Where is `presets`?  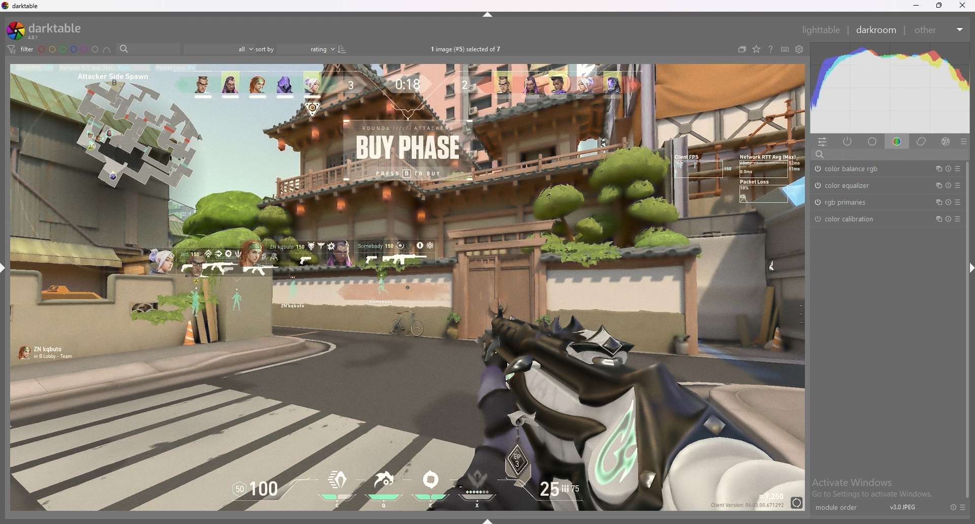
presets is located at coordinates (958, 218).